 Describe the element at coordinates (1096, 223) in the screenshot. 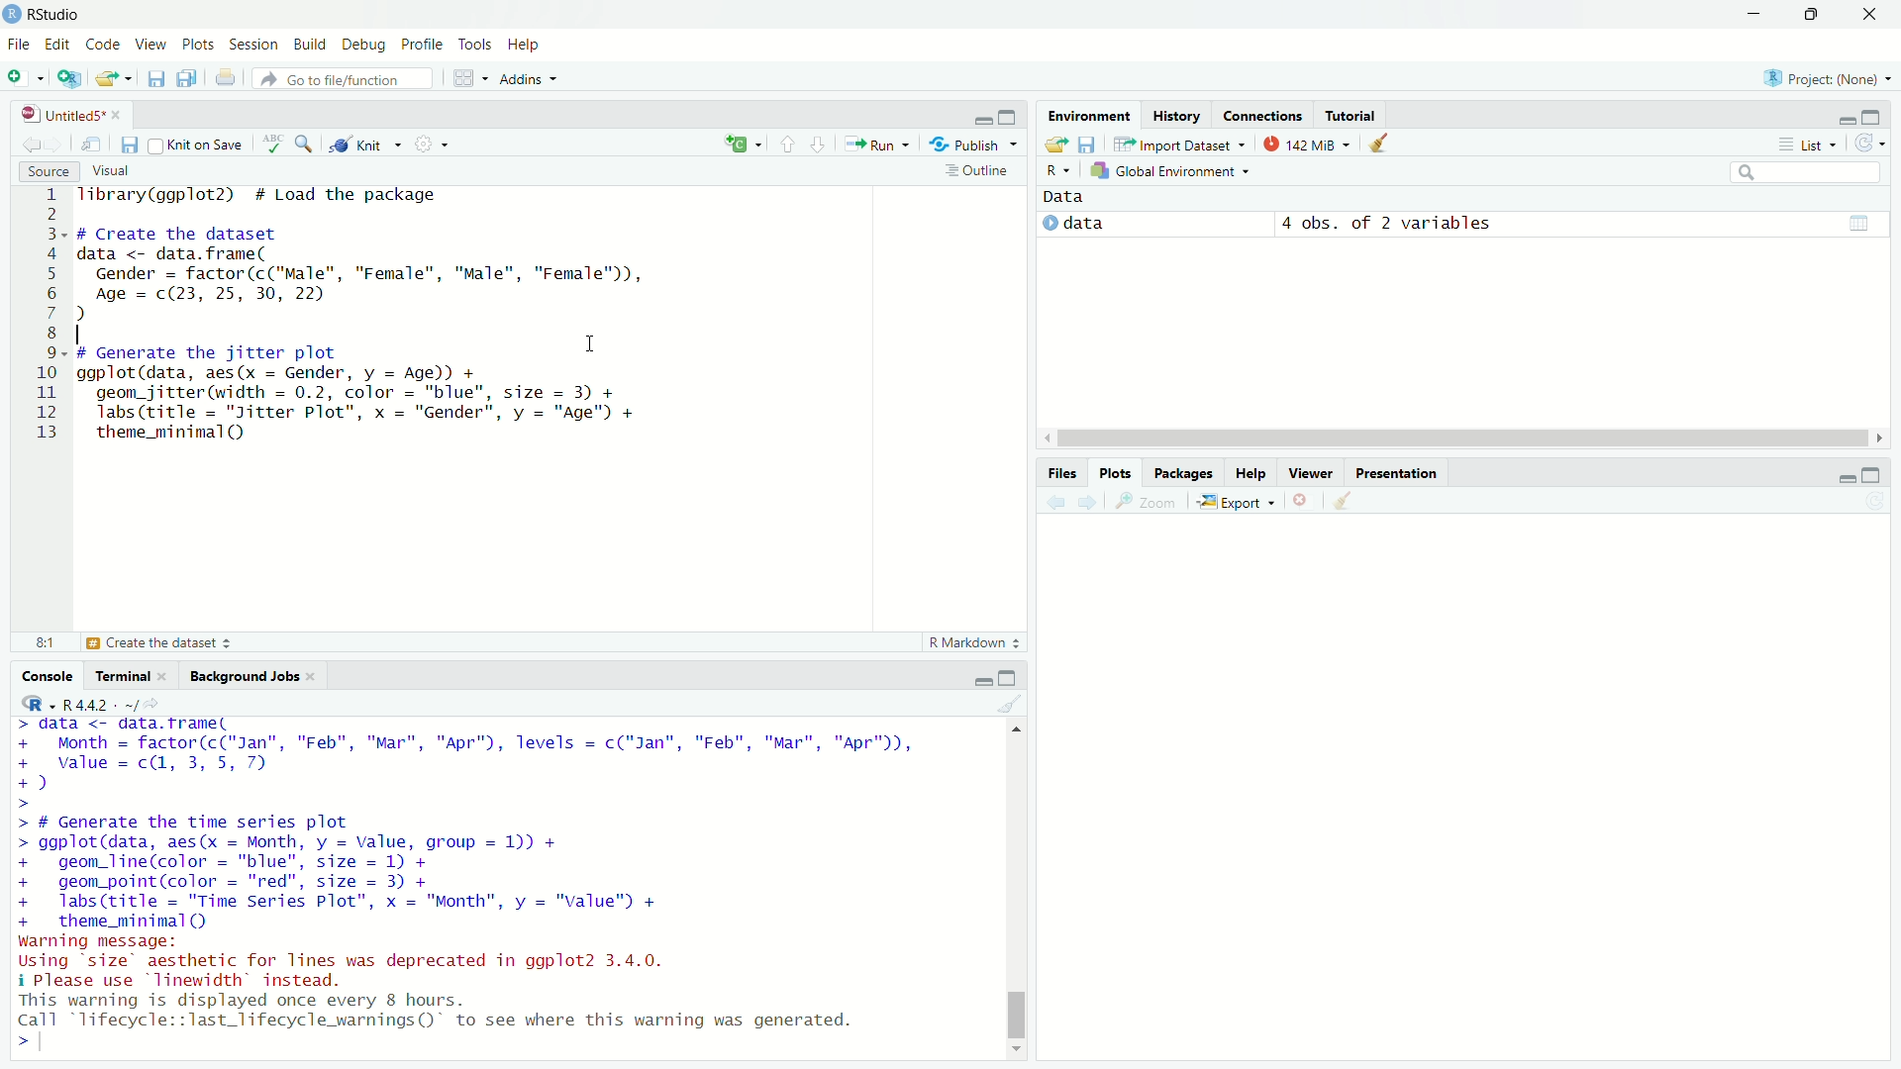

I see `data` at that location.